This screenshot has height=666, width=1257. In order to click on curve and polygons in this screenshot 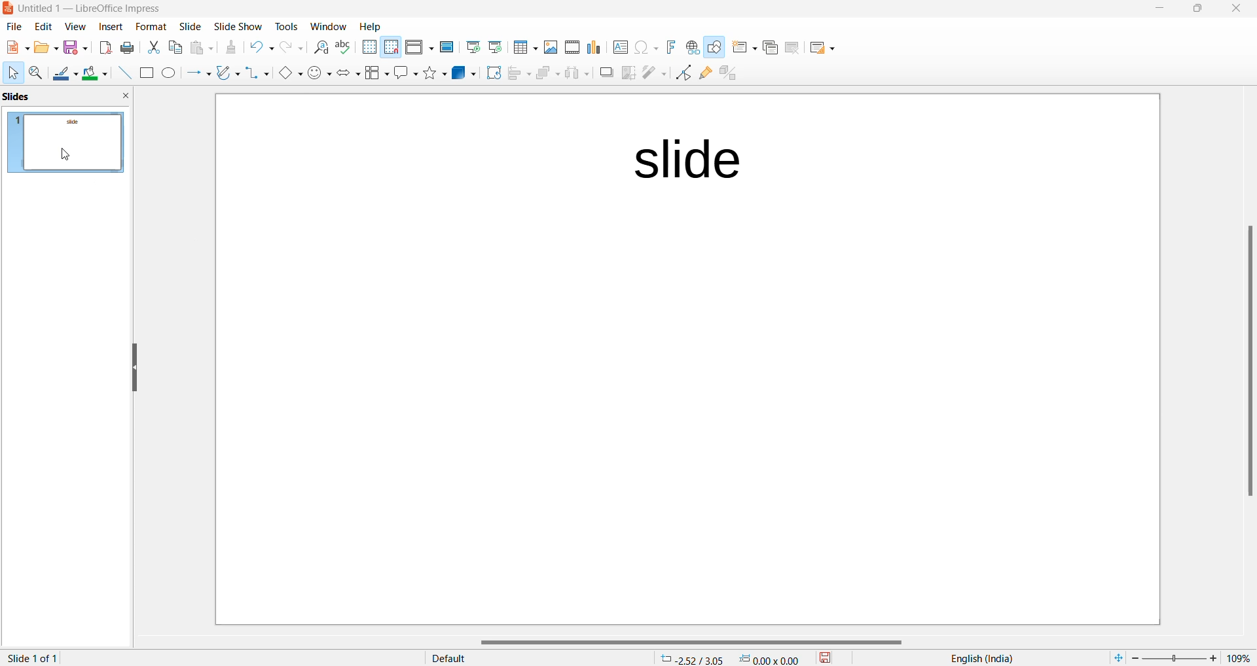, I will do `click(228, 74)`.